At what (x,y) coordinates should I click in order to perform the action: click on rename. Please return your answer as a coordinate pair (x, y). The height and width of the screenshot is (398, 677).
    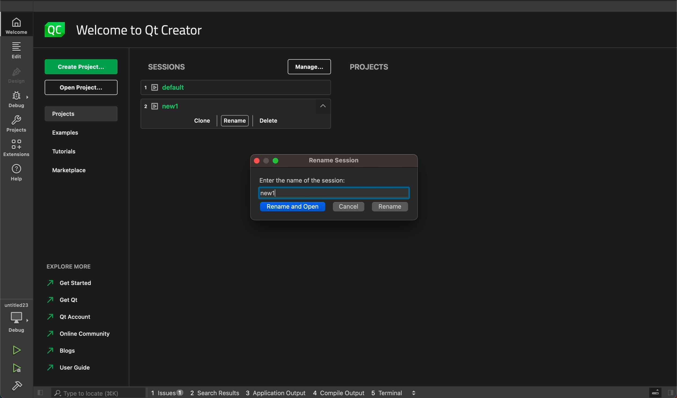
    Looking at the image, I should click on (389, 207).